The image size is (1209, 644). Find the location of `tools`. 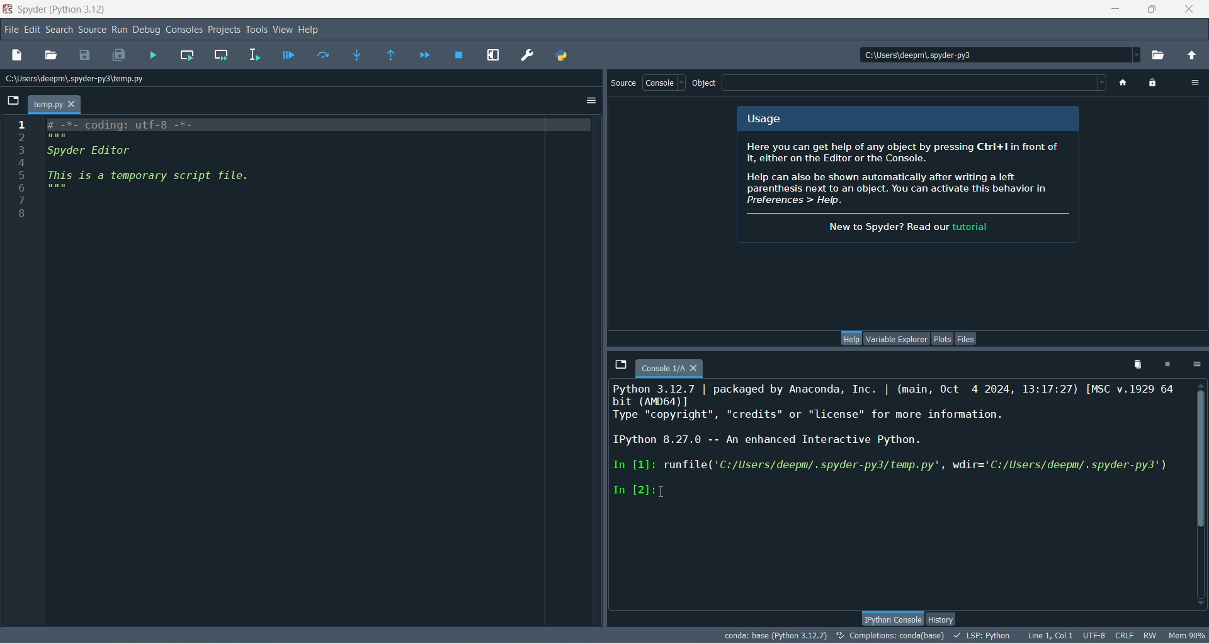

tools is located at coordinates (257, 30).